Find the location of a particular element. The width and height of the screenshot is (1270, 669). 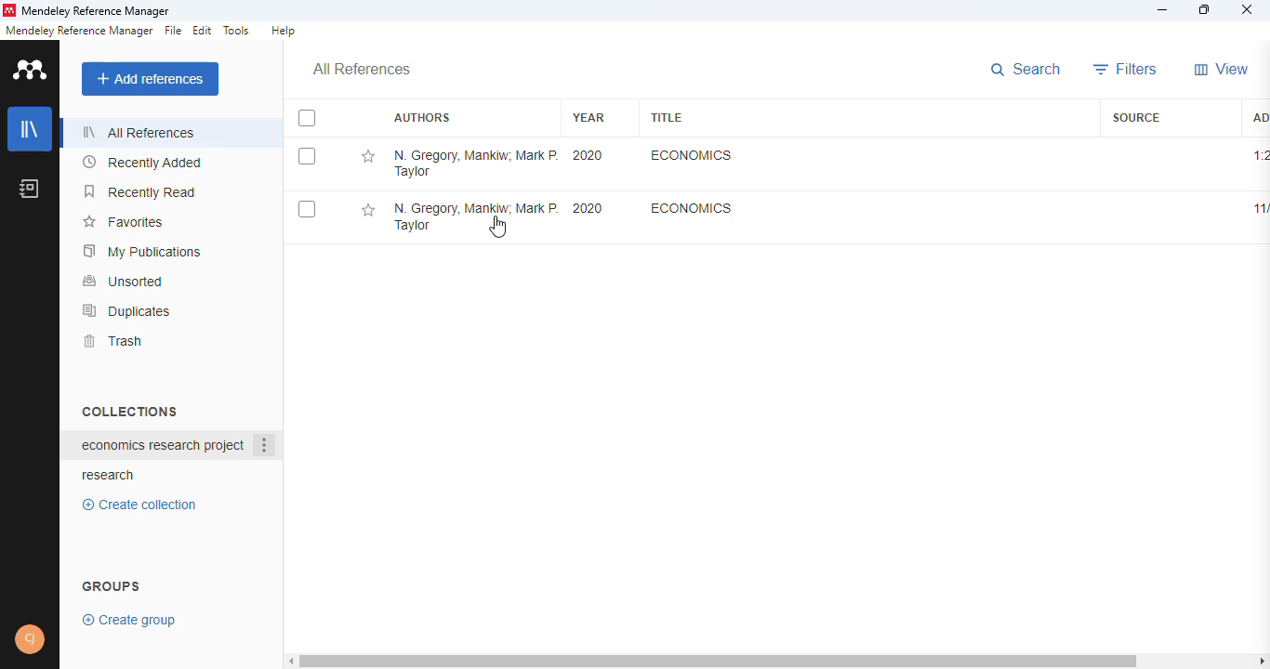

groups is located at coordinates (112, 584).